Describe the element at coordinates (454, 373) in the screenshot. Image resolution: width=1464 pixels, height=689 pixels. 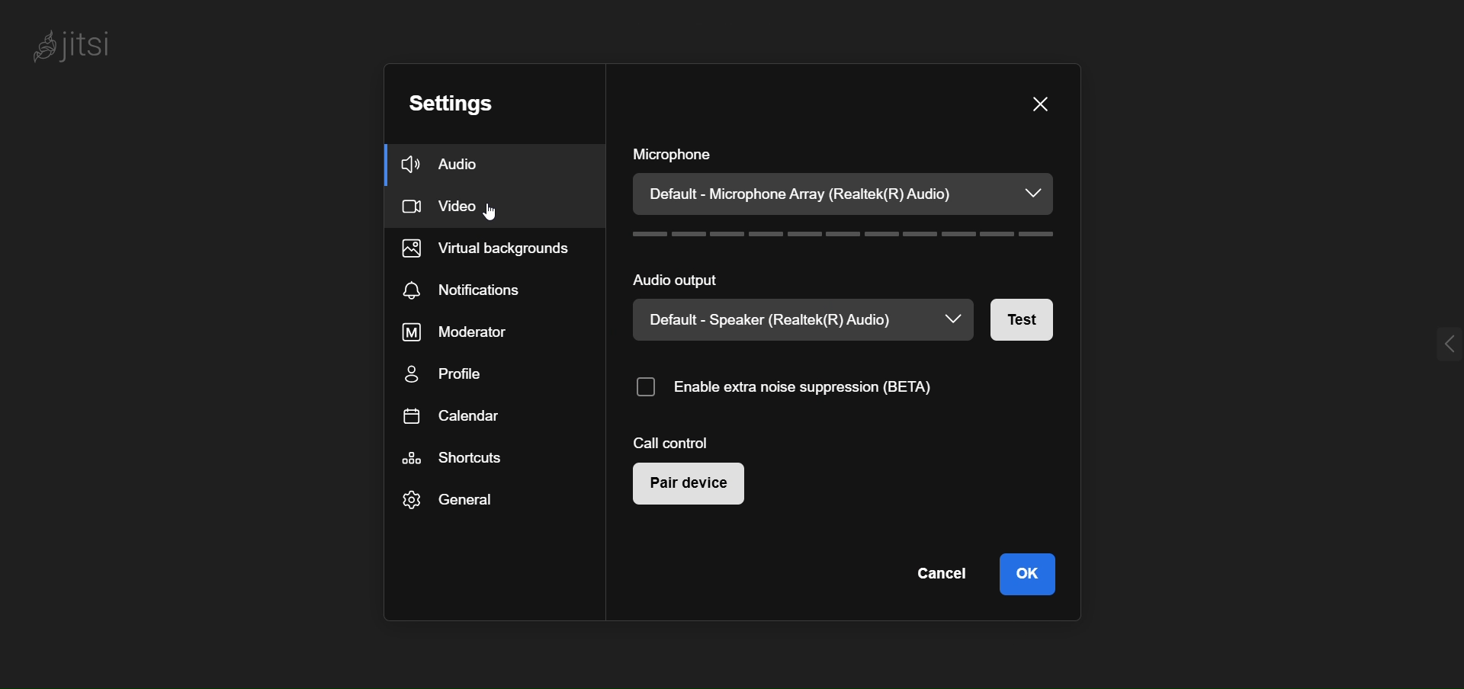
I see `profile` at that location.